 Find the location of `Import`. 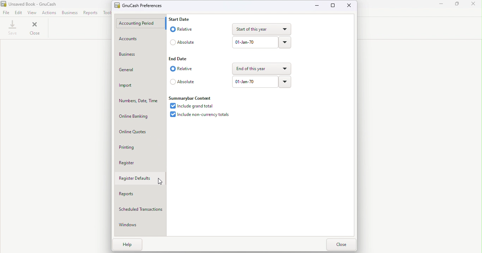

Import is located at coordinates (140, 86).